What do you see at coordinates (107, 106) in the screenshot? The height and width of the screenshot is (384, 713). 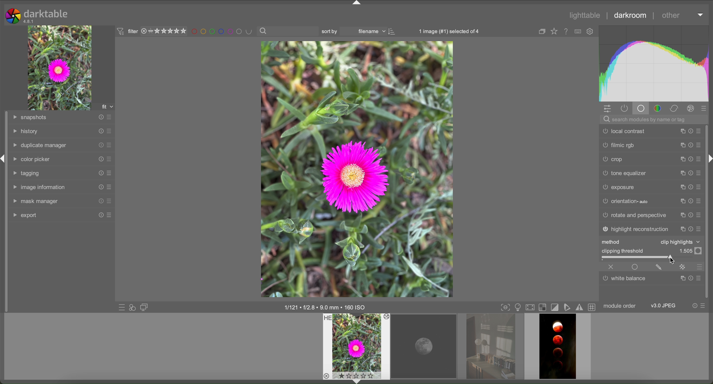 I see `fit` at bounding box center [107, 106].